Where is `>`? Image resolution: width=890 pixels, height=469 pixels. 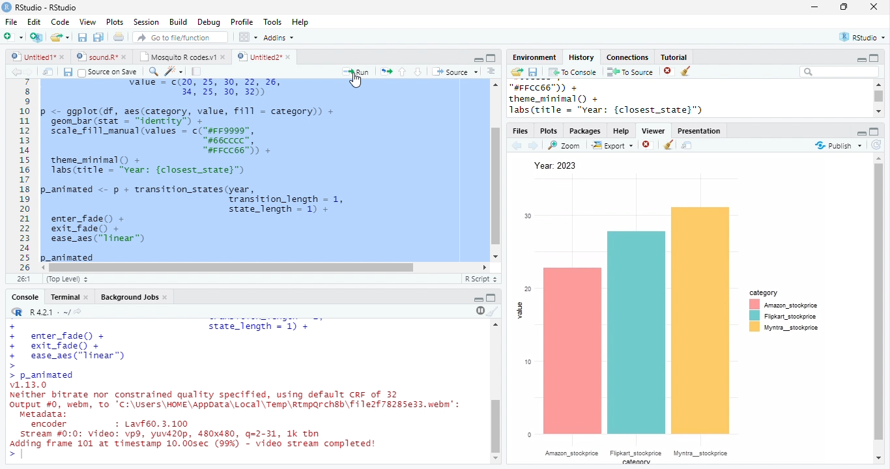
> is located at coordinates (14, 454).